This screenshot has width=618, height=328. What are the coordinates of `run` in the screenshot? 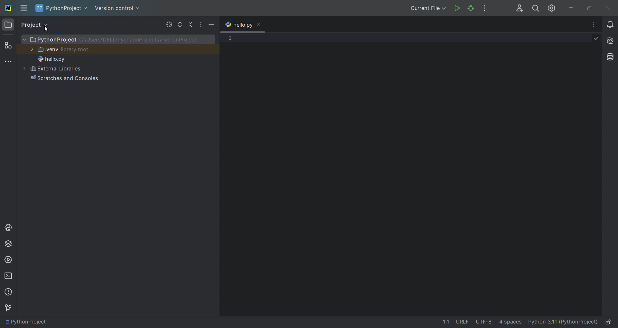 It's located at (457, 7).